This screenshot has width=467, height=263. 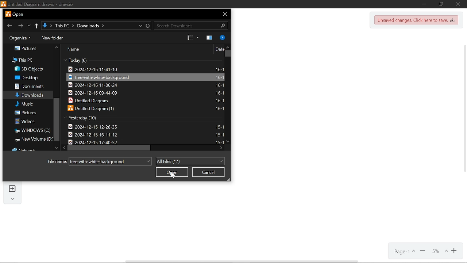 I want to click on number of files created , so click(x=84, y=61).